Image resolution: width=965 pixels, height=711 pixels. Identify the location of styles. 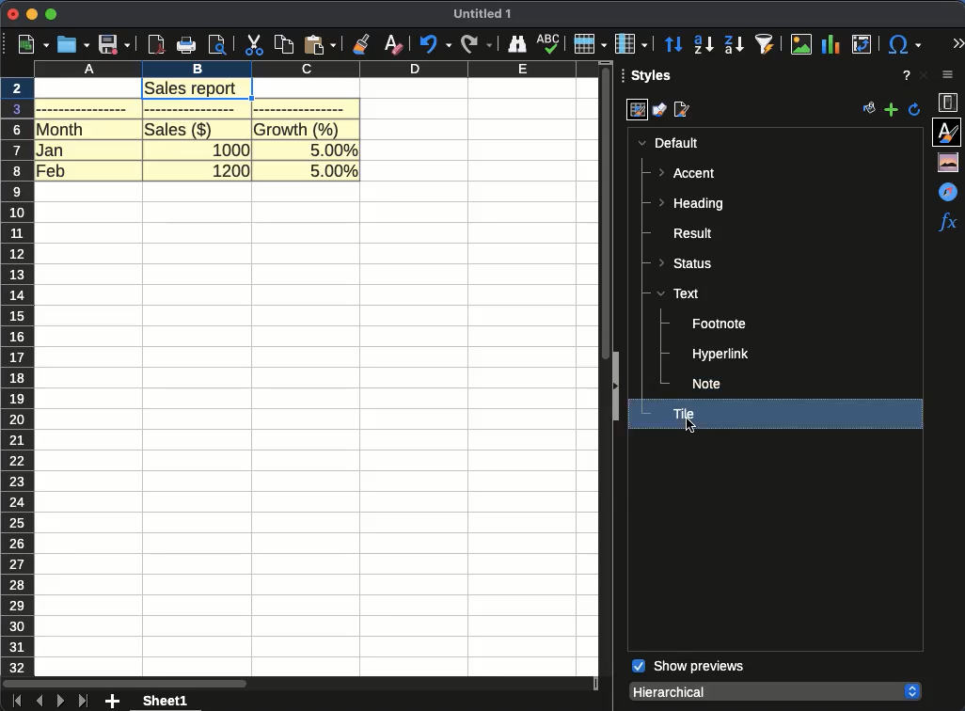
(949, 131).